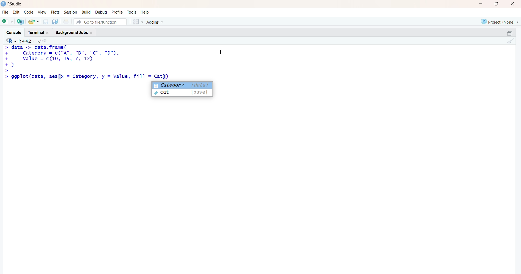 The width and height of the screenshot is (521, 274). What do you see at coordinates (46, 41) in the screenshot?
I see `go to directiory` at bounding box center [46, 41].